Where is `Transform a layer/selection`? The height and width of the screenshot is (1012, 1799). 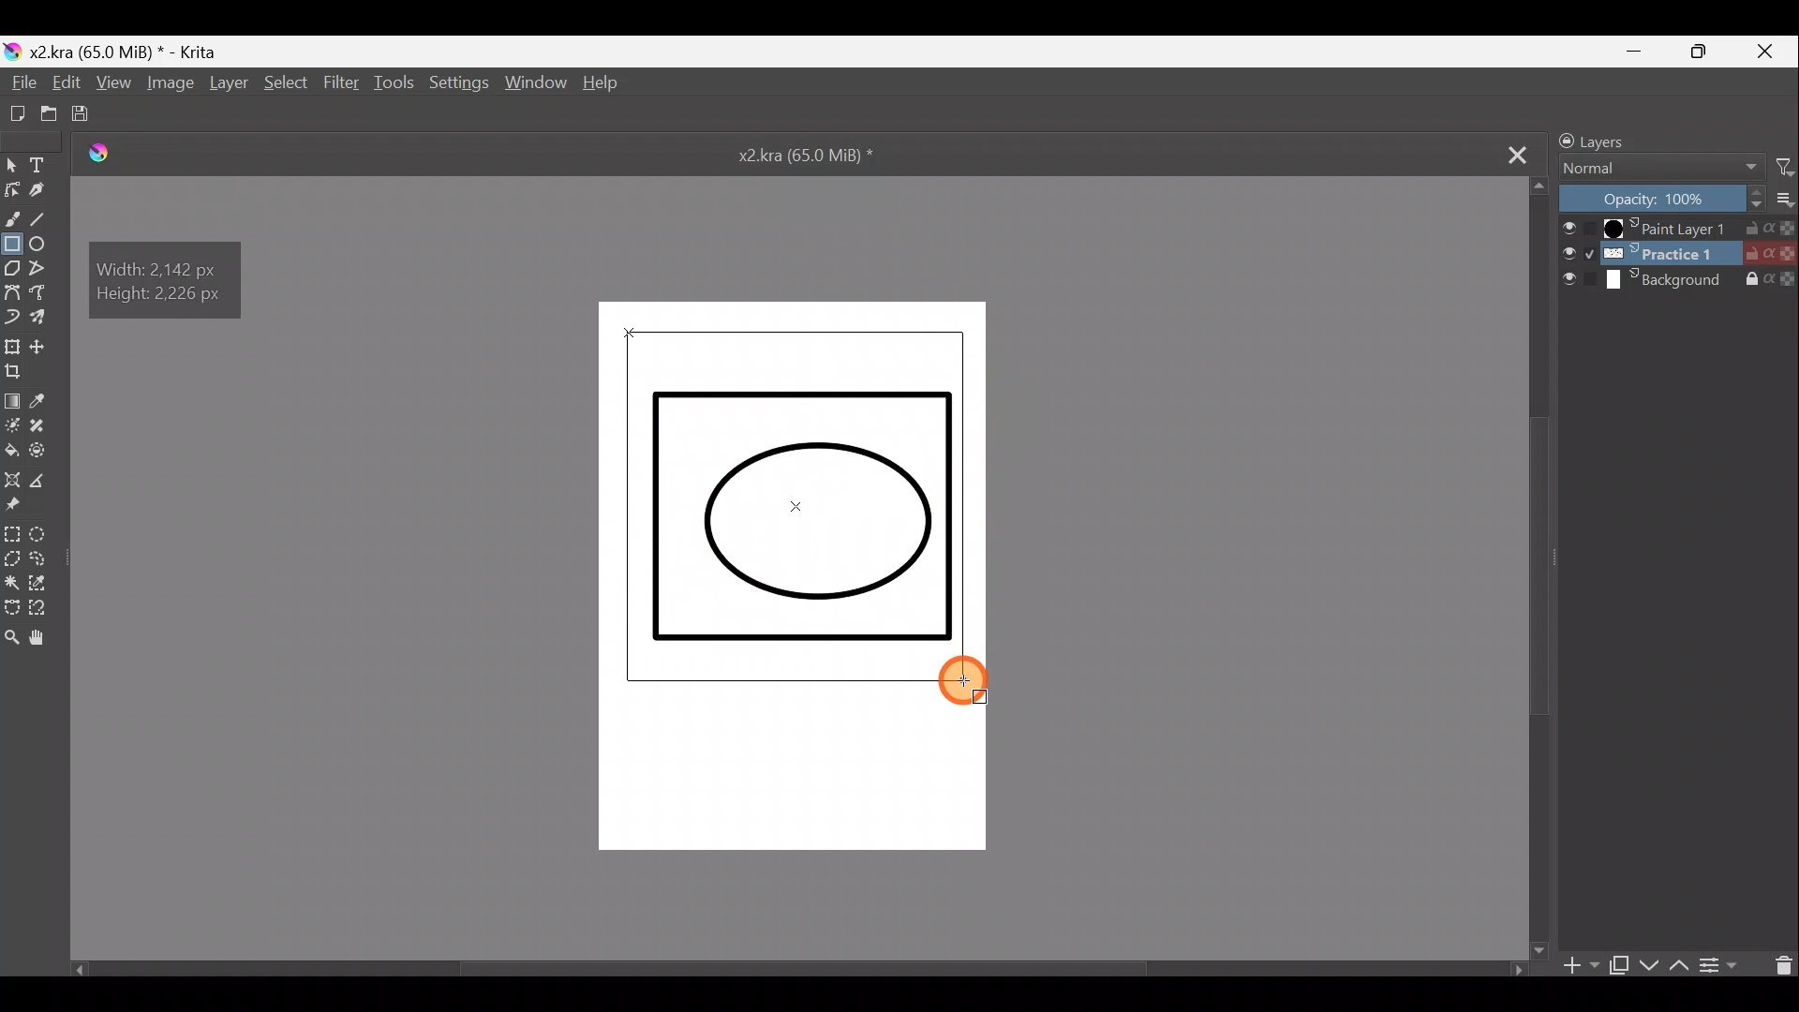 Transform a layer/selection is located at coordinates (11, 343).